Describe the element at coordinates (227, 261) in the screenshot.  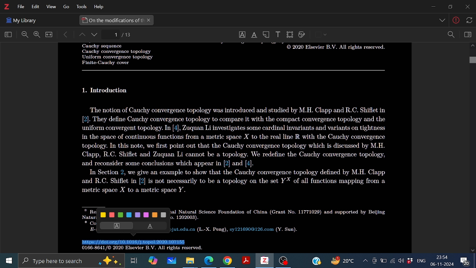
I see `Google chorme` at that location.